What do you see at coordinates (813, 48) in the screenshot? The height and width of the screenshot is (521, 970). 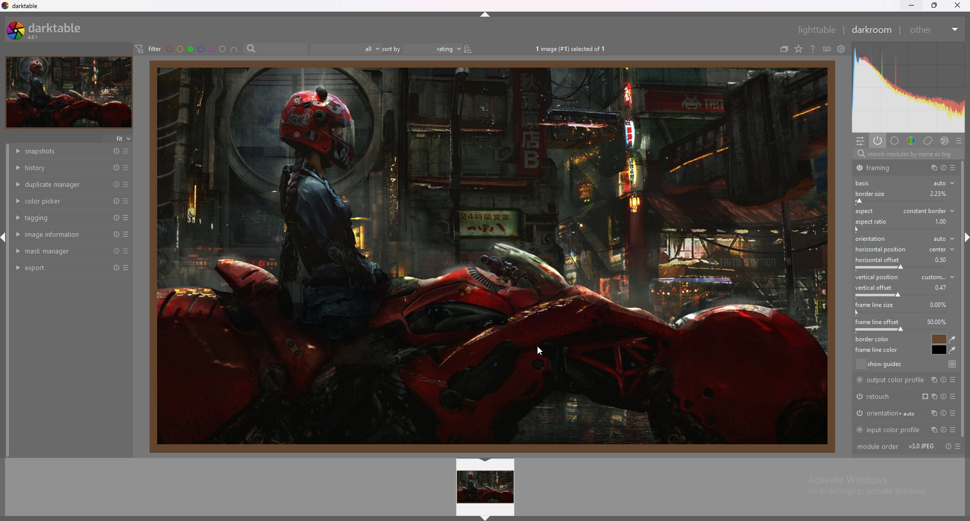 I see `see online help` at bounding box center [813, 48].